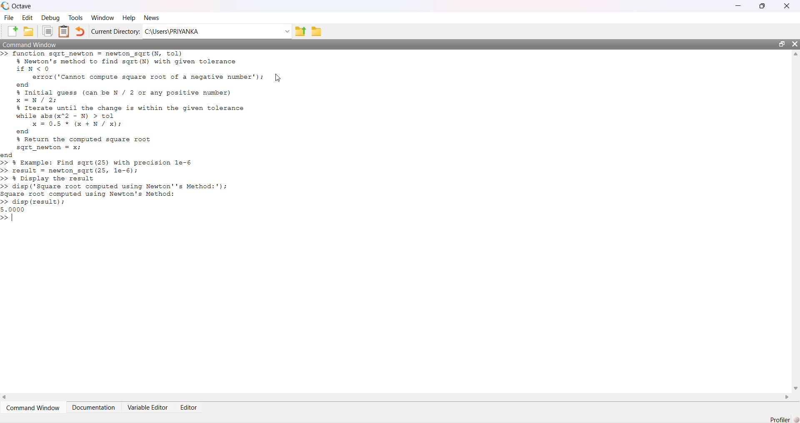 This screenshot has width=800, height=423. I want to click on Command Window, so click(35, 408).